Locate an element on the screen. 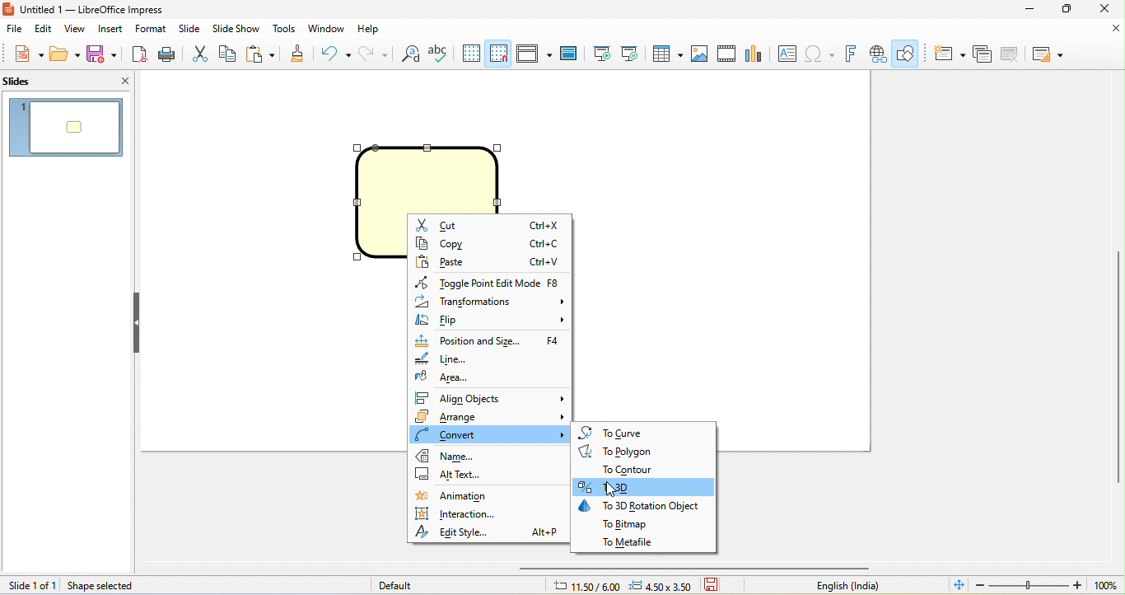 Image resolution: width=1125 pixels, height=595 pixels. convert is located at coordinates (488, 436).